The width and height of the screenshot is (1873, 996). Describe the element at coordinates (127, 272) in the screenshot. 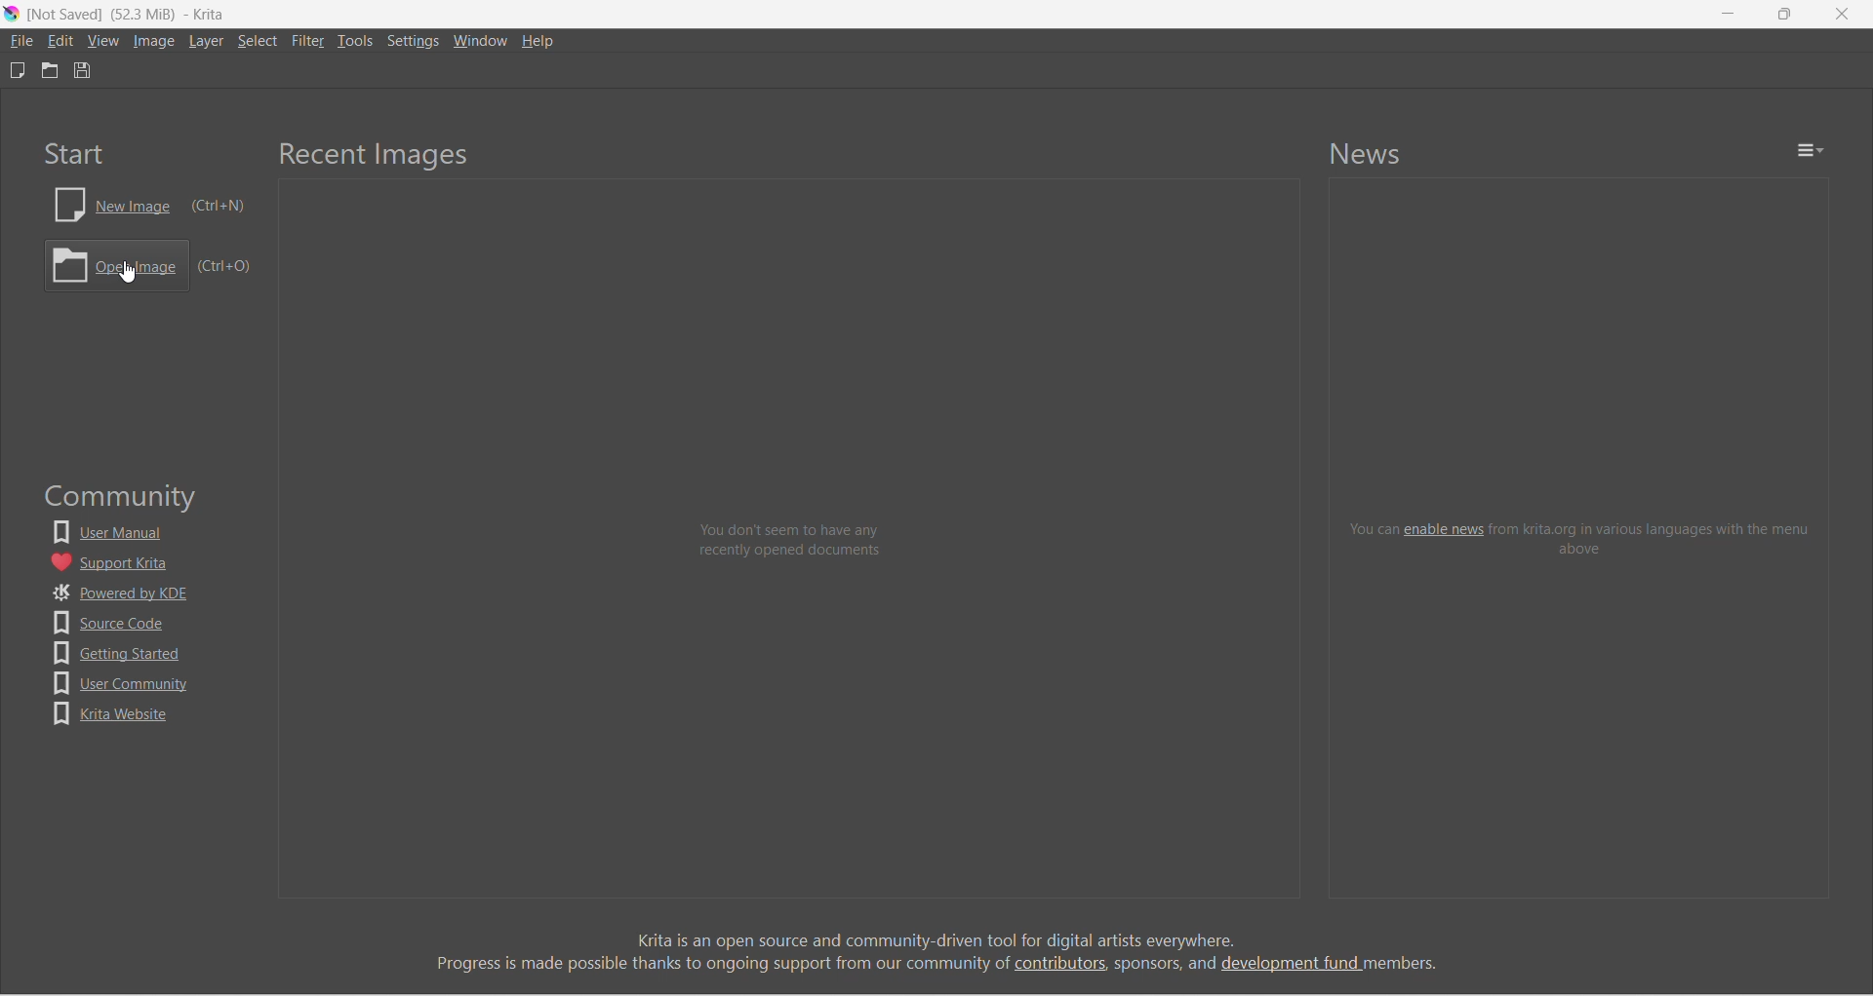

I see `Cursor` at that location.